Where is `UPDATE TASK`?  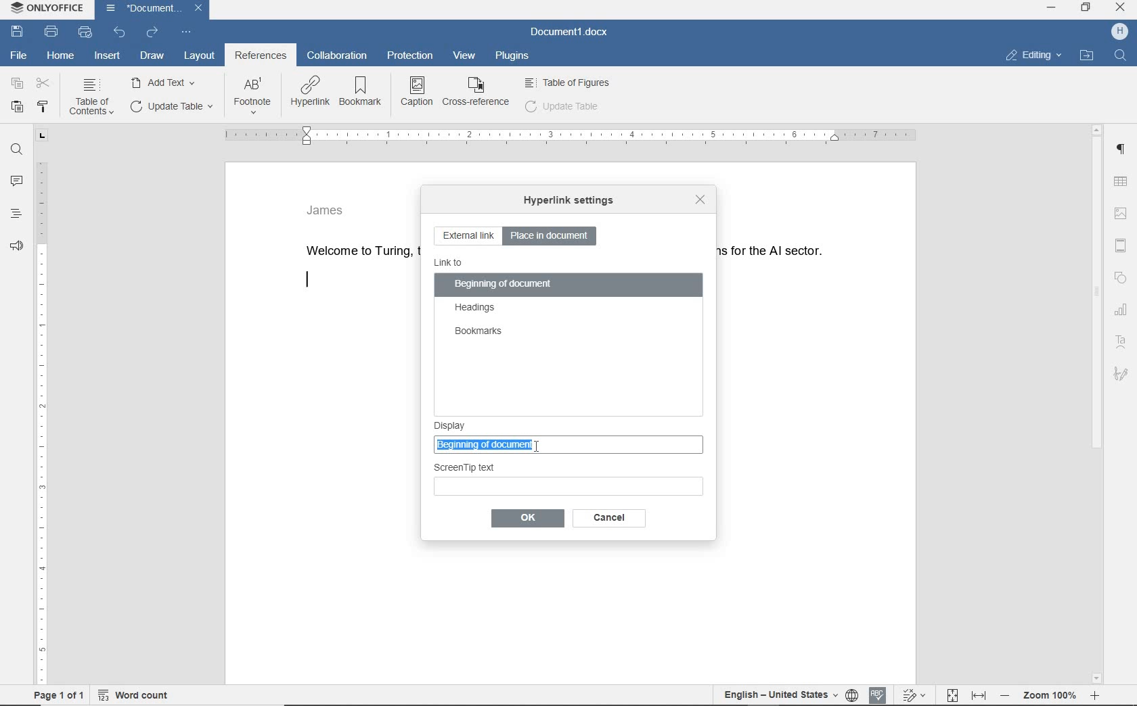 UPDATE TASK is located at coordinates (170, 106).